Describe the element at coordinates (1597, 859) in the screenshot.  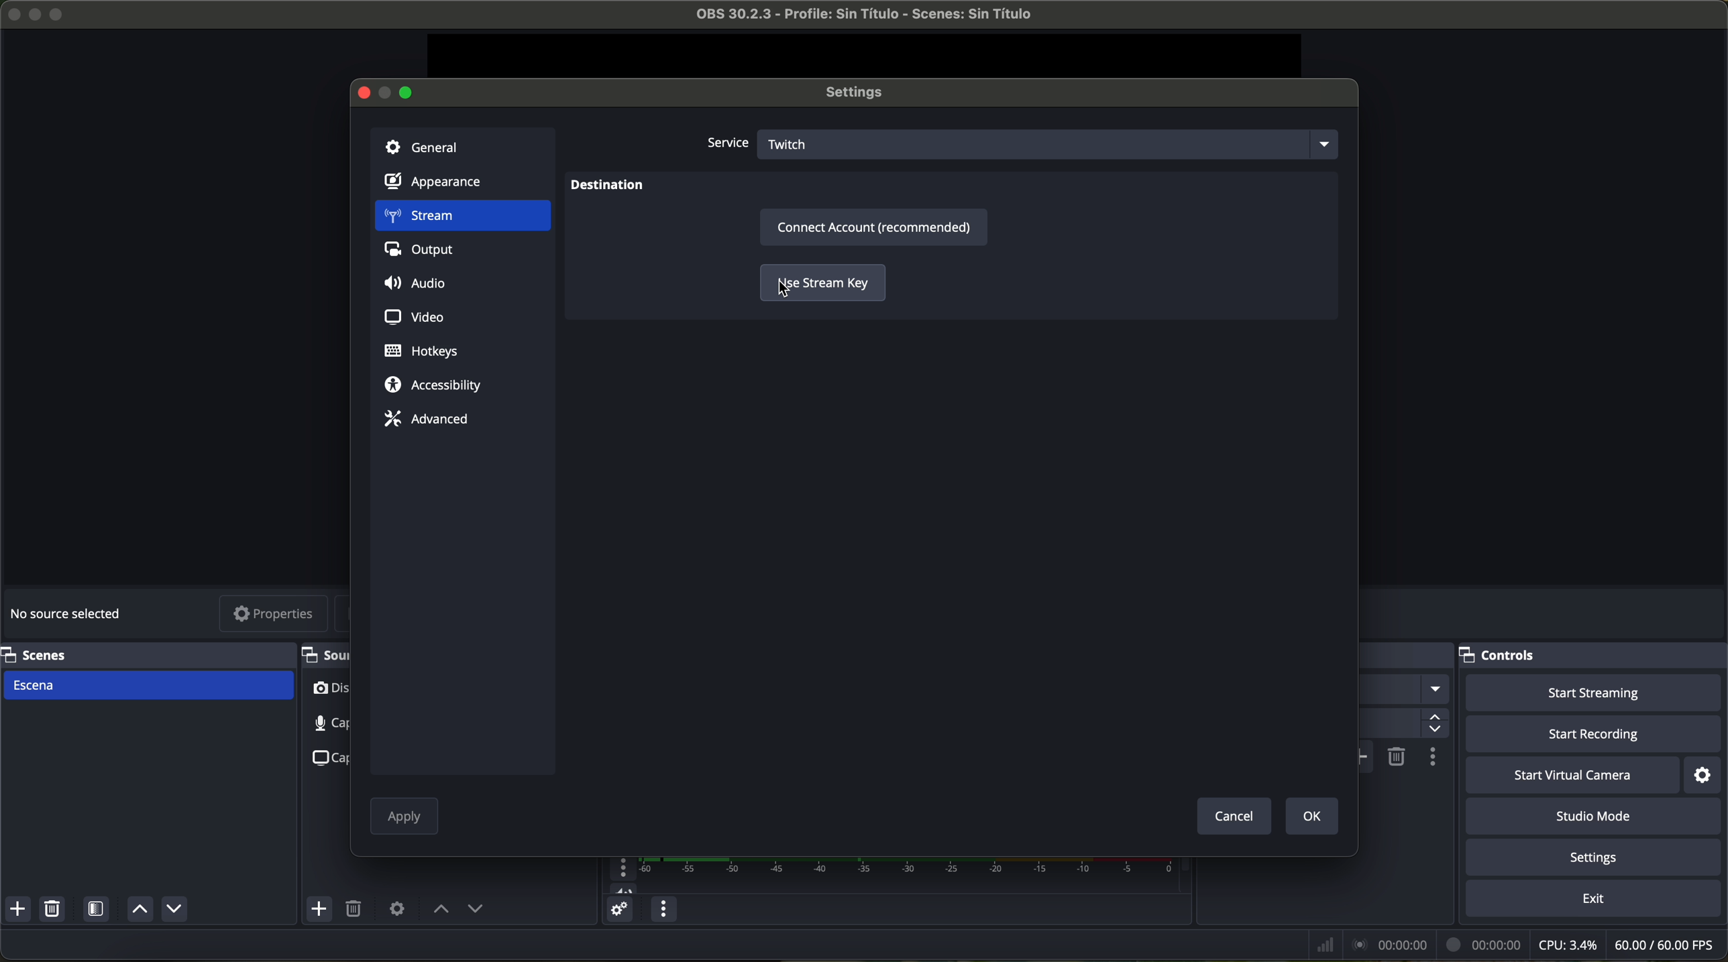
I see `settings` at that location.